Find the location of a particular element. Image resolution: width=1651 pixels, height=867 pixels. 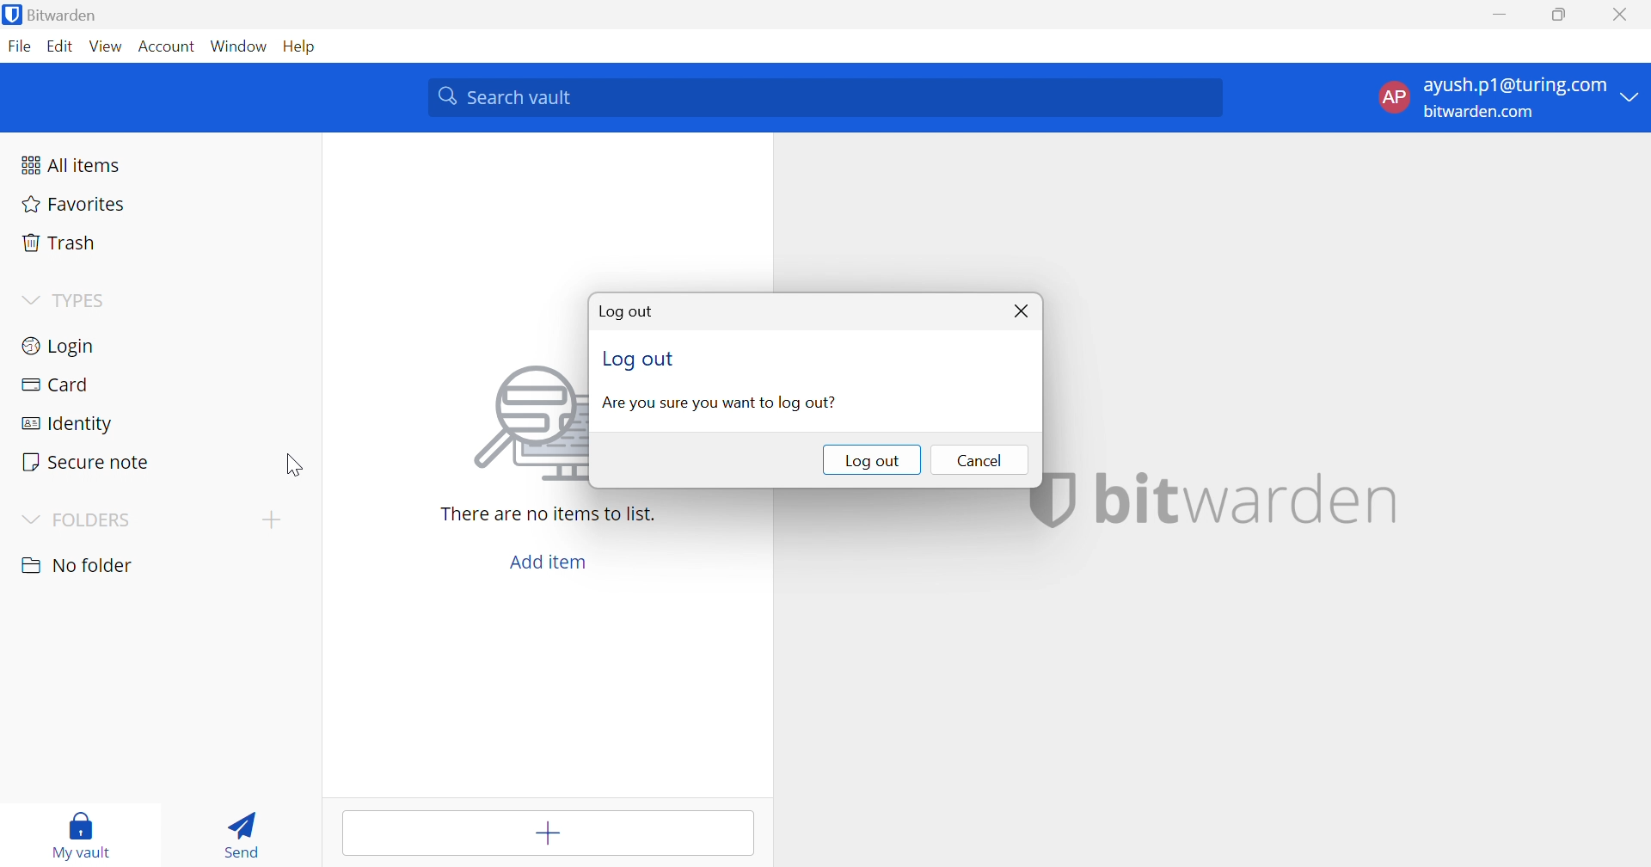

Bitwarden is located at coordinates (54, 15).